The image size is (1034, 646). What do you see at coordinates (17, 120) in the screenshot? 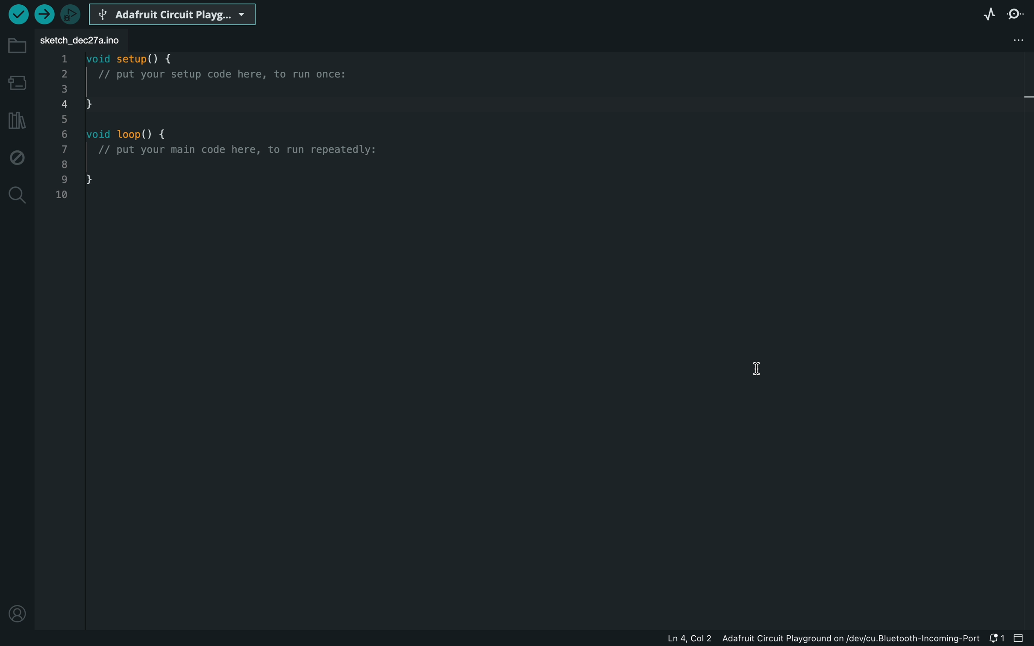
I see `library manager` at bounding box center [17, 120].